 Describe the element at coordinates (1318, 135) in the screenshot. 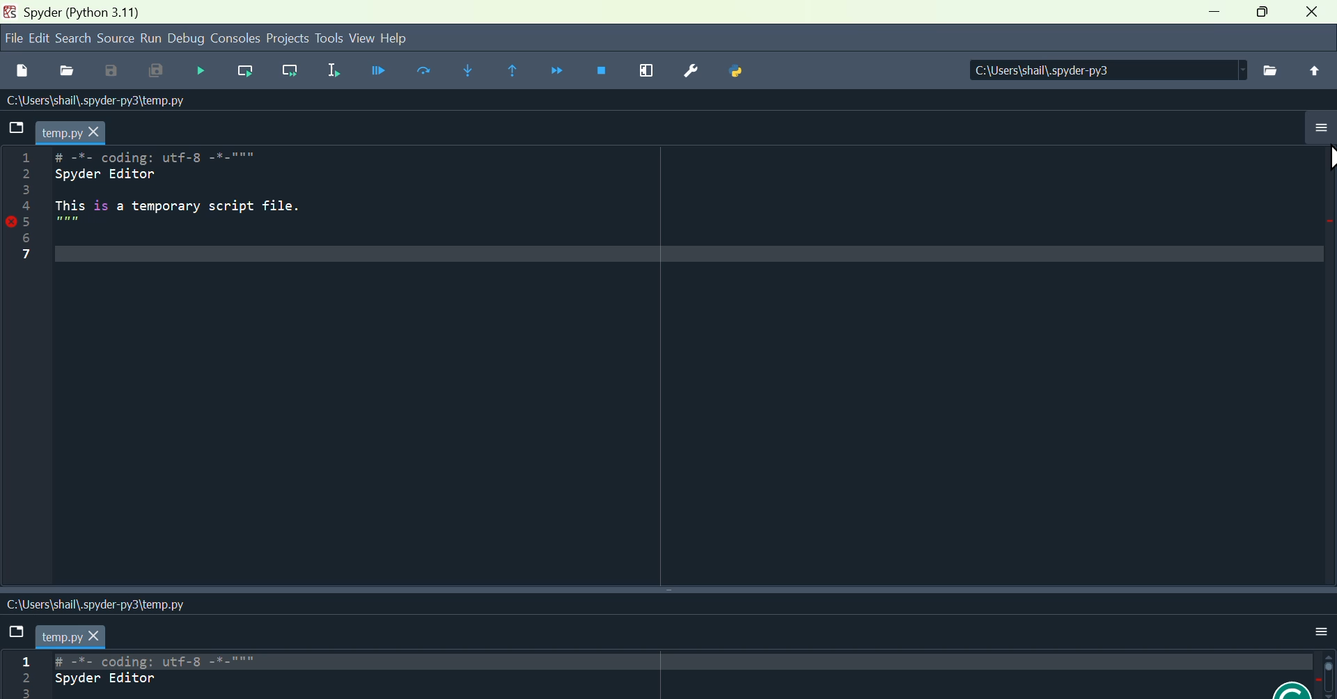

I see `More options` at that location.